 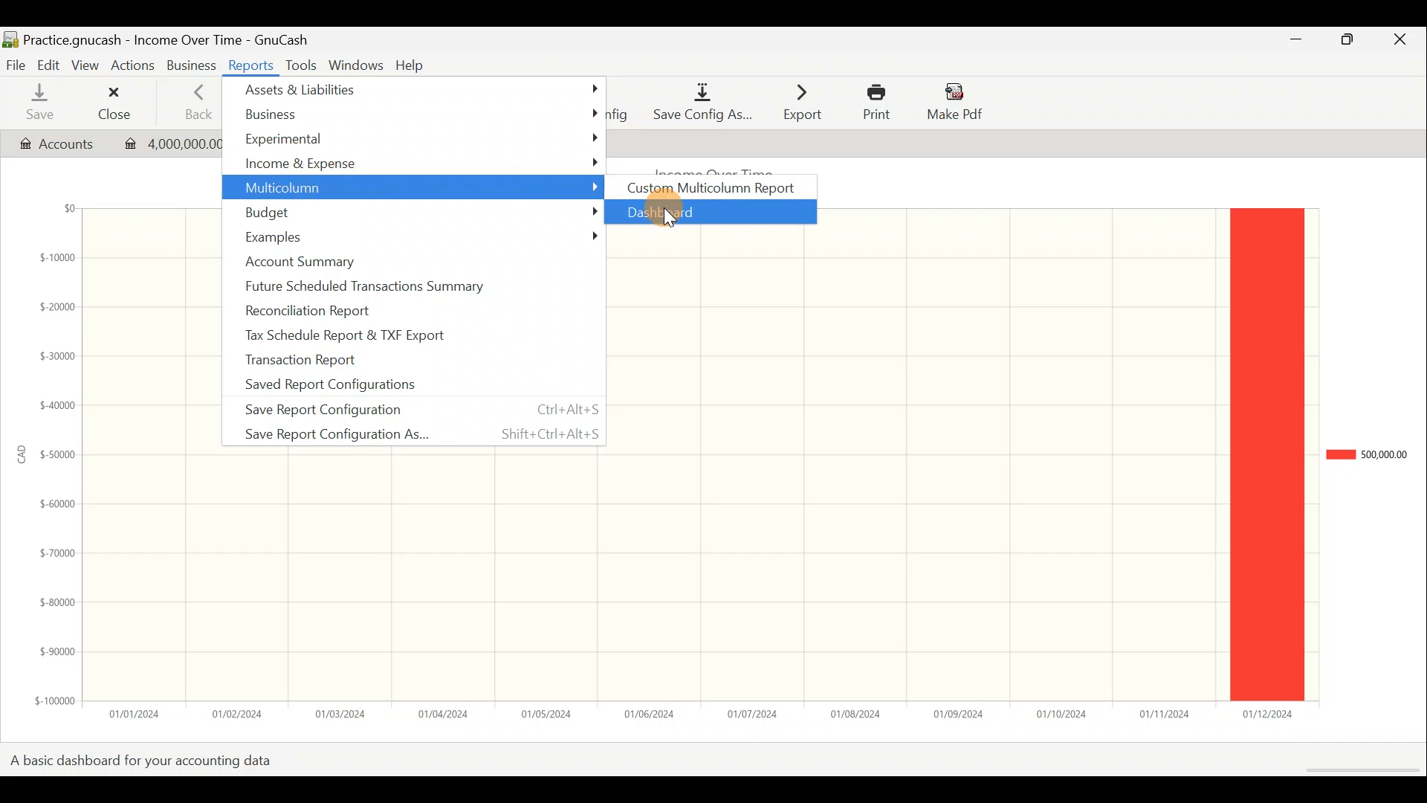 I want to click on Business, so click(x=193, y=67).